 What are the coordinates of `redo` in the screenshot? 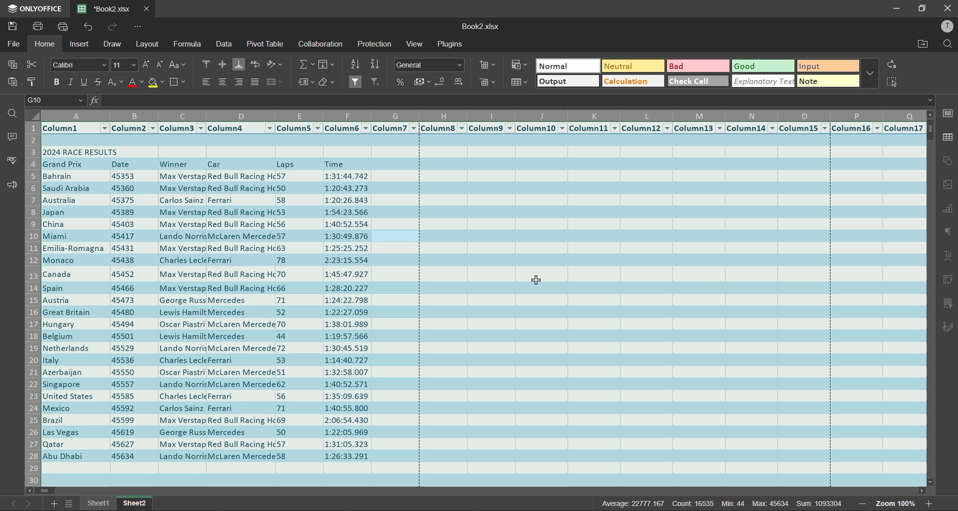 It's located at (110, 27).